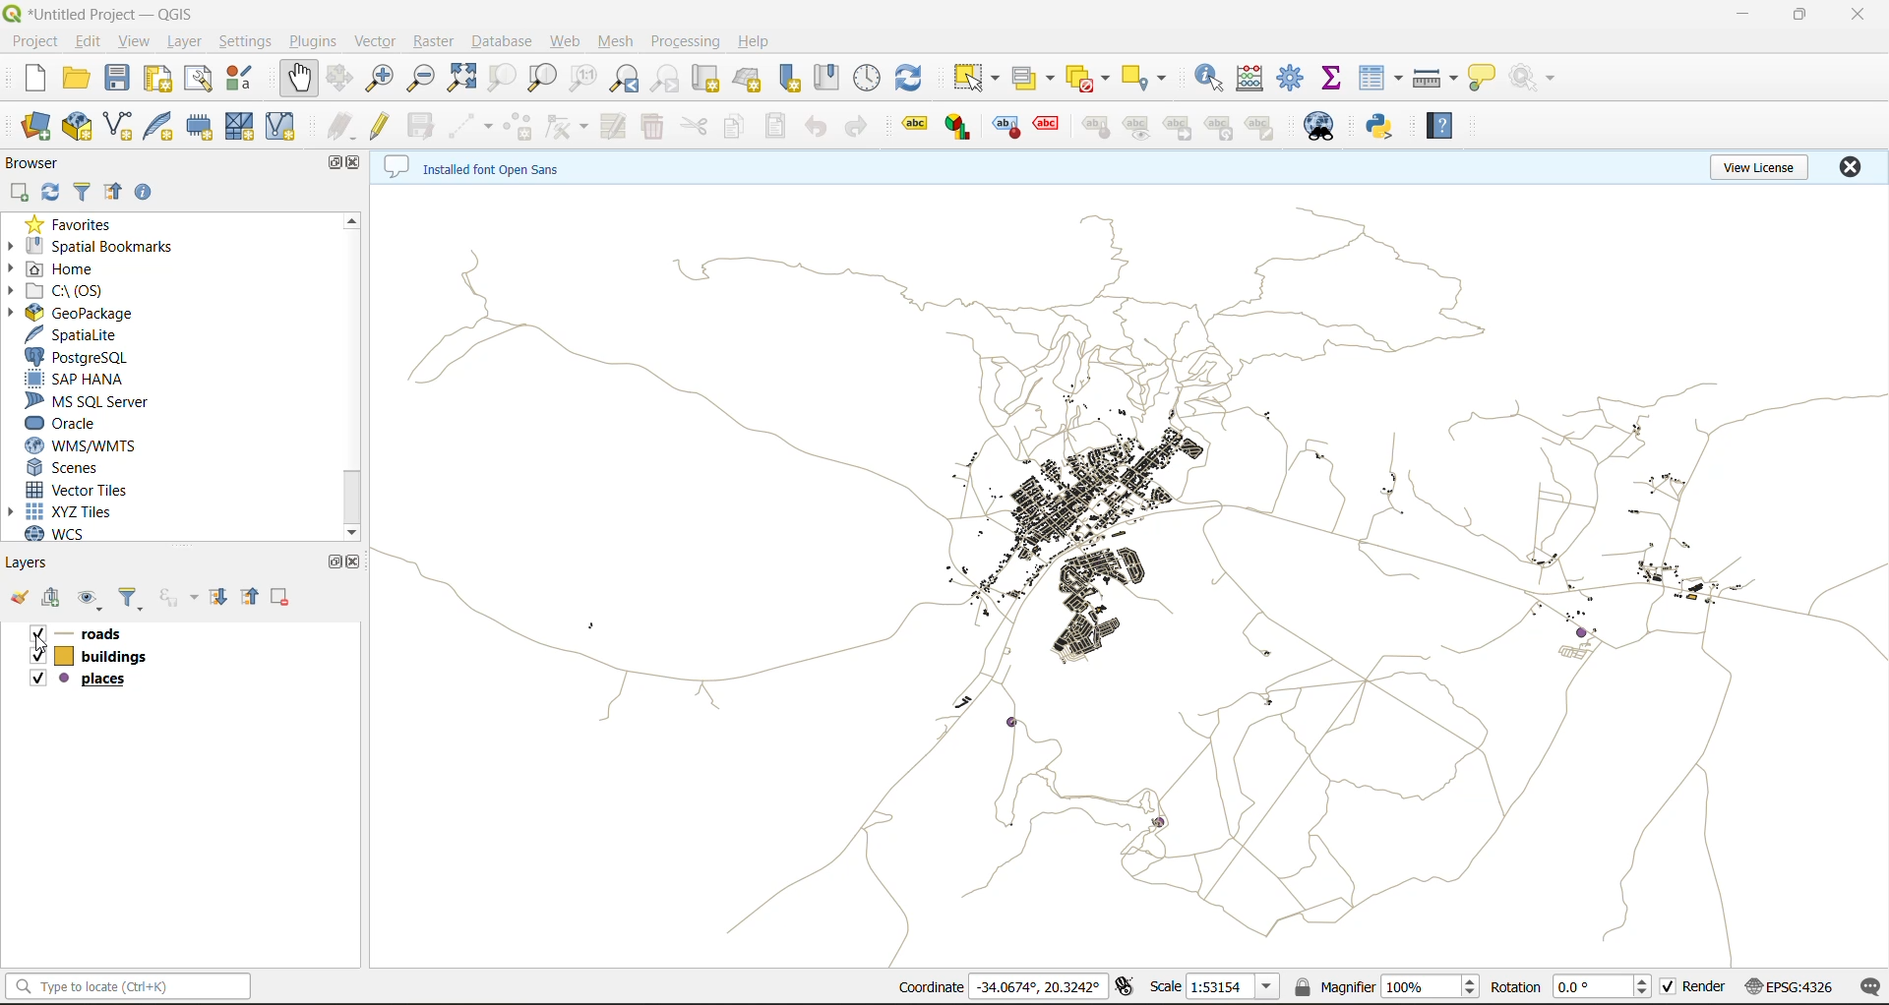  What do you see at coordinates (685, 44) in the screenshot?
I see `processing` at bounding box center [685, 44].